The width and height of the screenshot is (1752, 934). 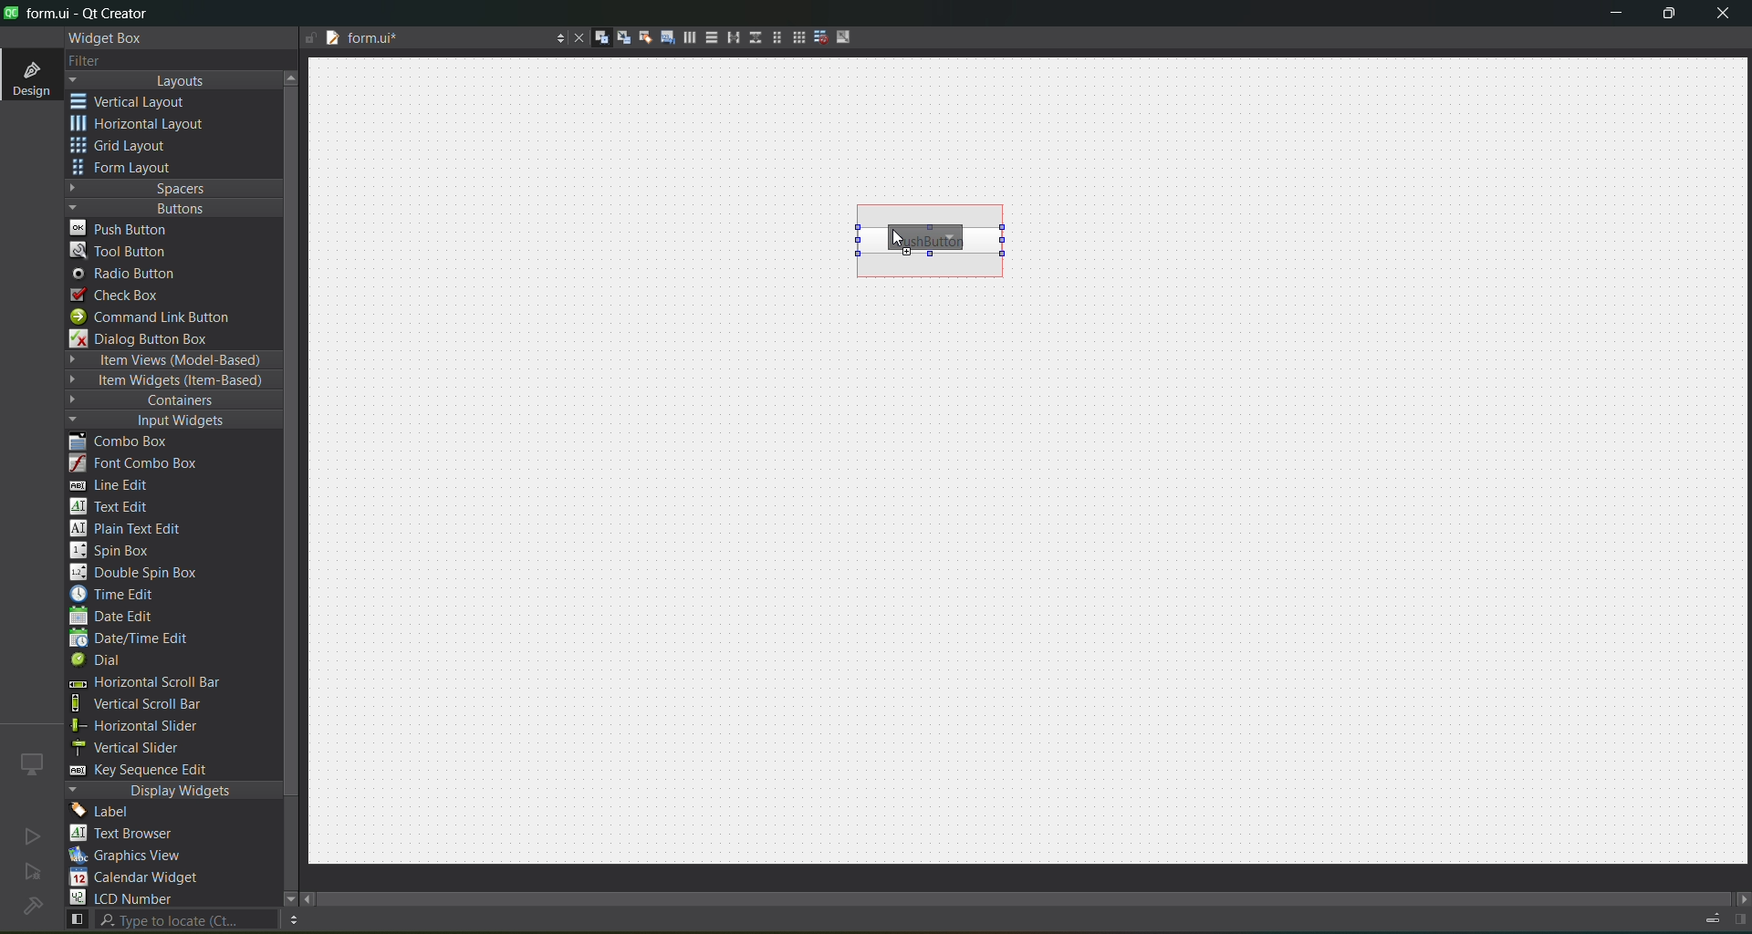 What do you see at coordinates (119, 485) in the screenshot?
I see `line edit ` at bounding box center [119, 485].